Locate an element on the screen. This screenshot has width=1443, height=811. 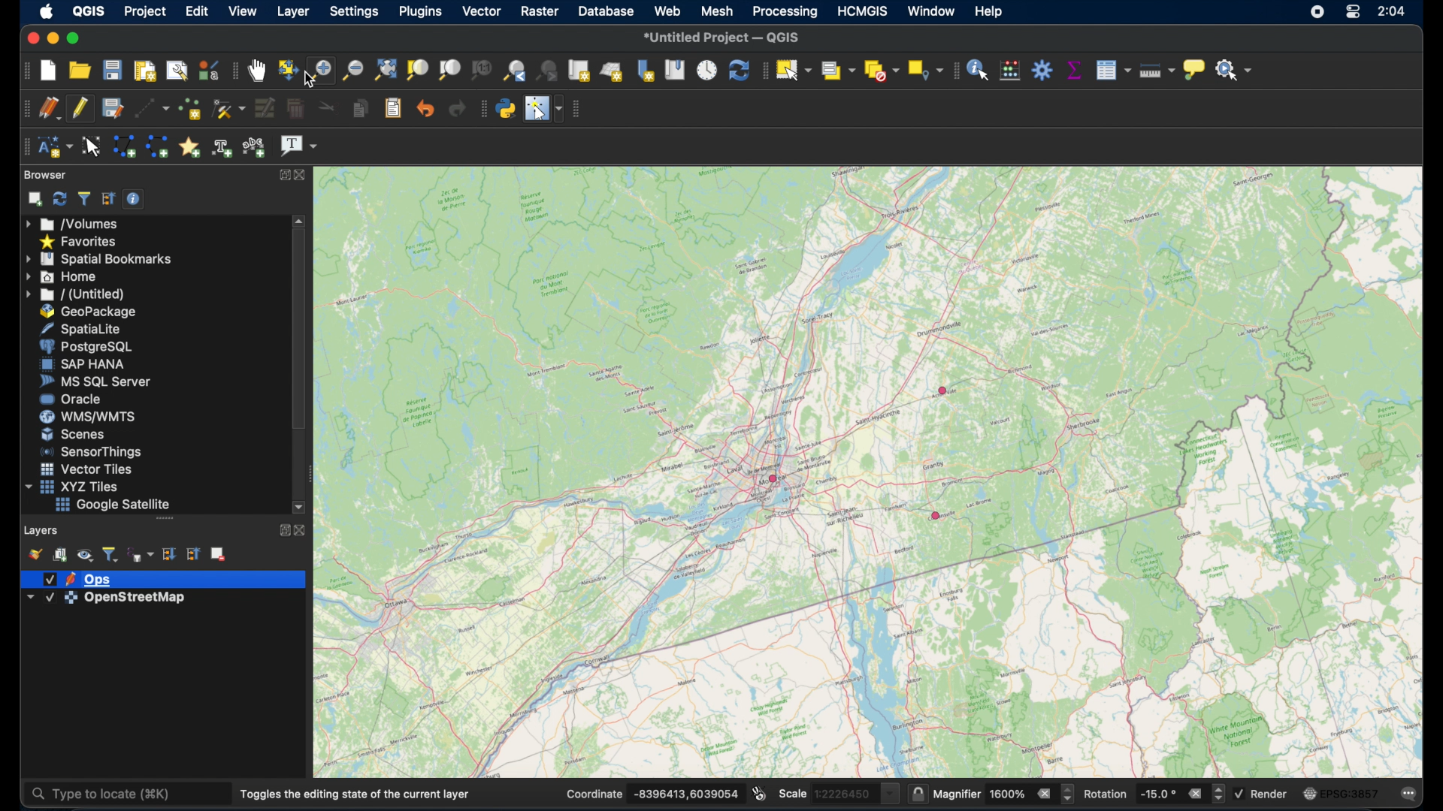
save project is located at coordinates (113, 69).